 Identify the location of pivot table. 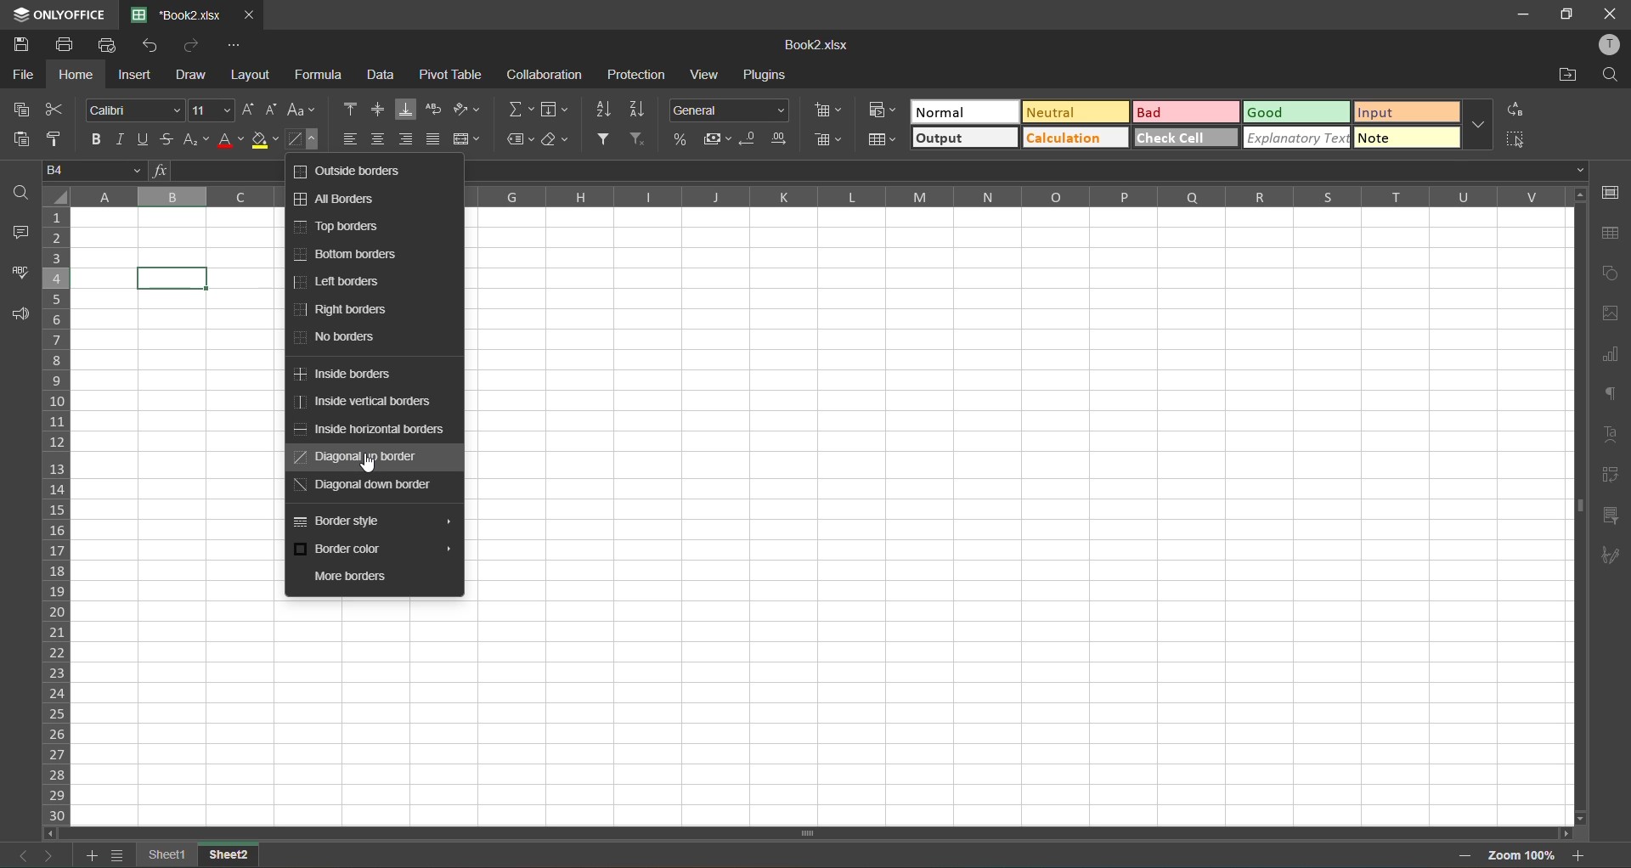
(1609, 475).